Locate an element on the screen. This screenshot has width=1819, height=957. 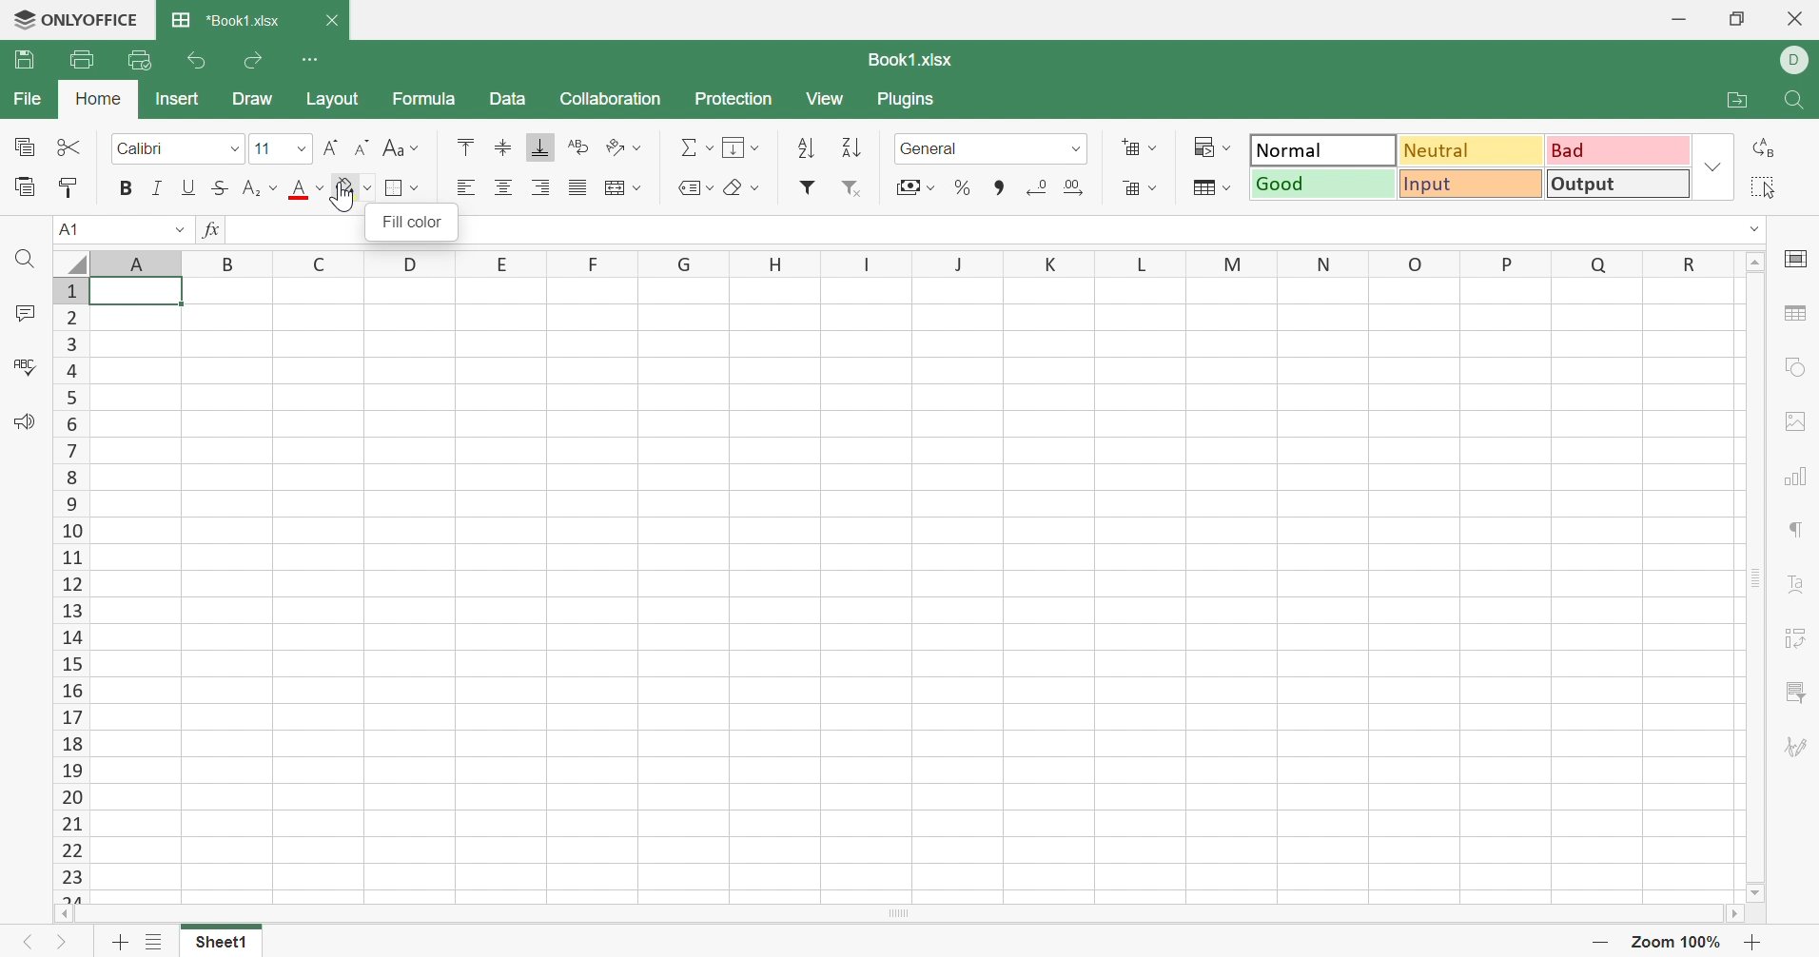
Comments is located at coordinates (22, 312).